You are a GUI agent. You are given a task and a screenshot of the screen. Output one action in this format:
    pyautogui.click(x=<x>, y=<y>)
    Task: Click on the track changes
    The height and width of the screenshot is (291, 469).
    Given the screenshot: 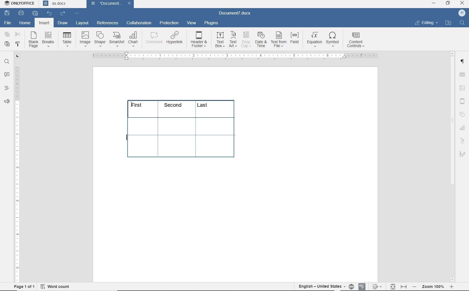 What is the action you would take?
    pyautogui.click(x=378, y=286)
    